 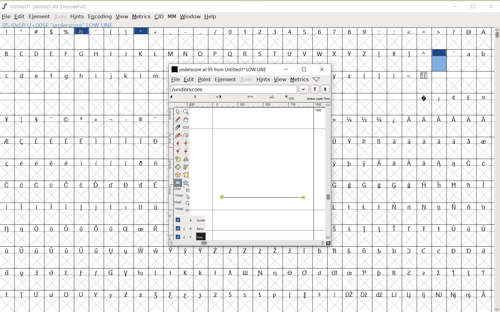 I want to click on Rotate the selection, so click(x=186, y=159).